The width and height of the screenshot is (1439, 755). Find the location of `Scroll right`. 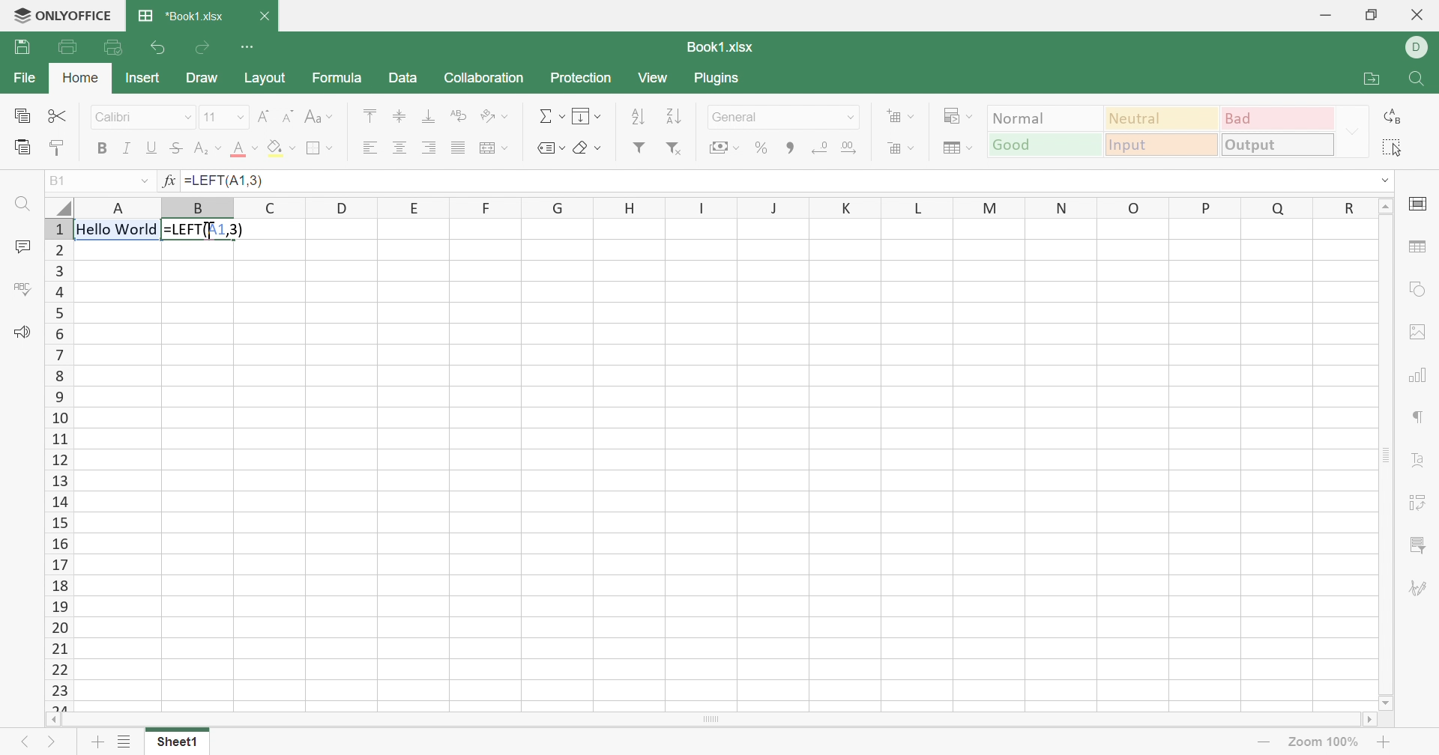

Scroll right is located at coordinates (1368, 718).